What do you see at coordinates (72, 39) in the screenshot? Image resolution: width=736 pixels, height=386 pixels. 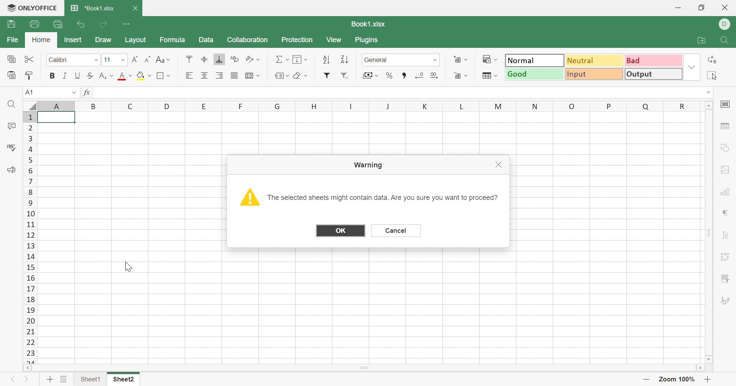 I see `Insert` at bounding box center [72, 39].